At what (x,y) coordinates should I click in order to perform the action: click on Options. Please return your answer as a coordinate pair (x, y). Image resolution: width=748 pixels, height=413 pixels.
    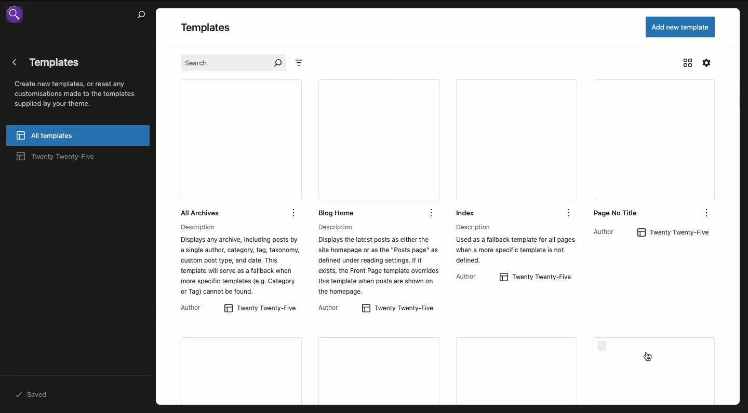
    Looking at the image, I should click on (569, 212).